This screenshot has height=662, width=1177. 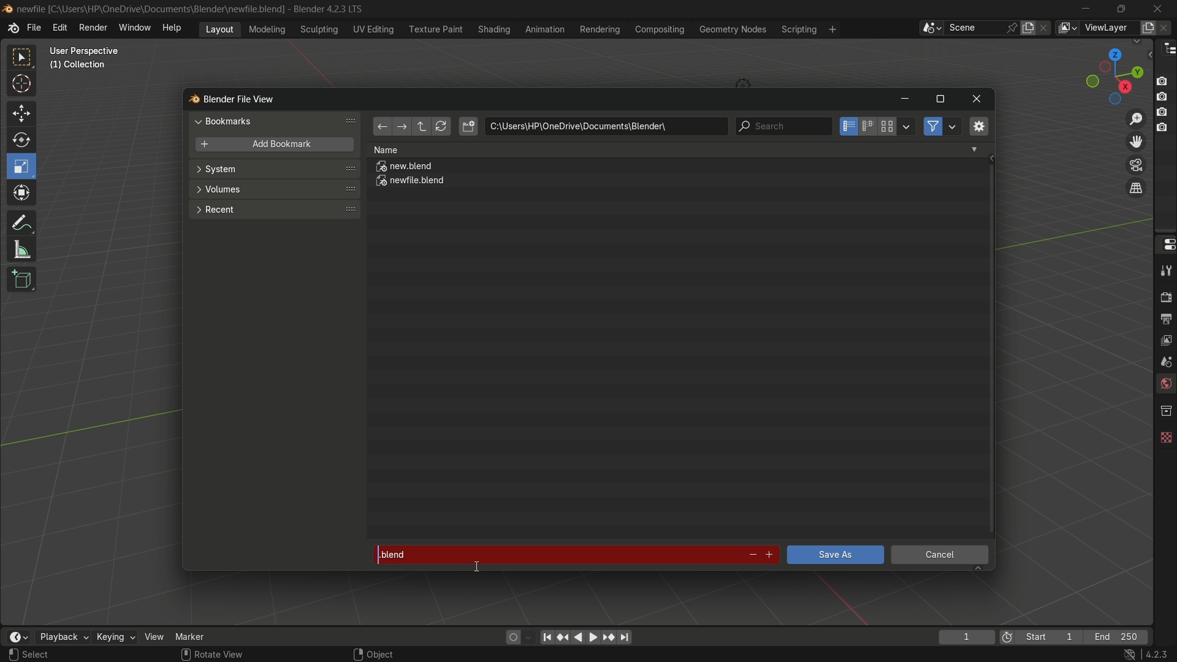 I want to click on jump to keyframe, so click(x=609, y=636).